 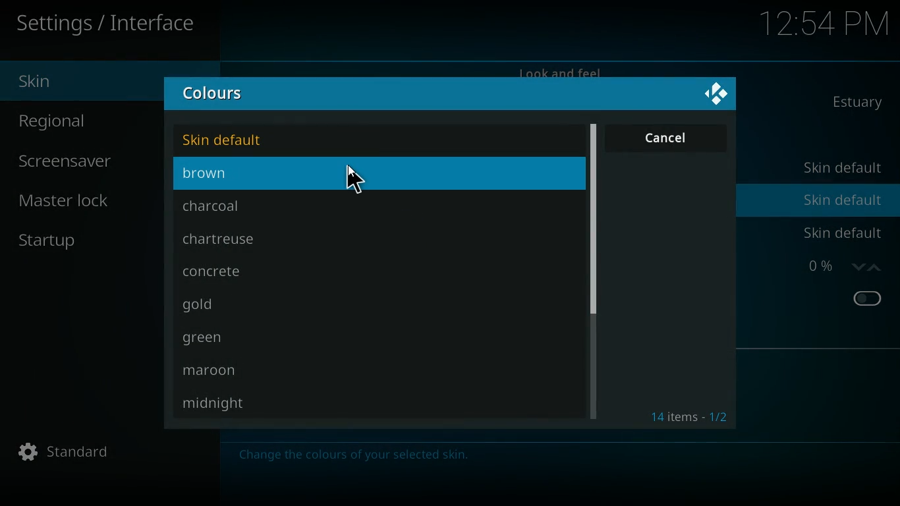 What do you see at coordinates (68, 455) in the screenshot?
I see `standard` at bounding box center [68, 455].